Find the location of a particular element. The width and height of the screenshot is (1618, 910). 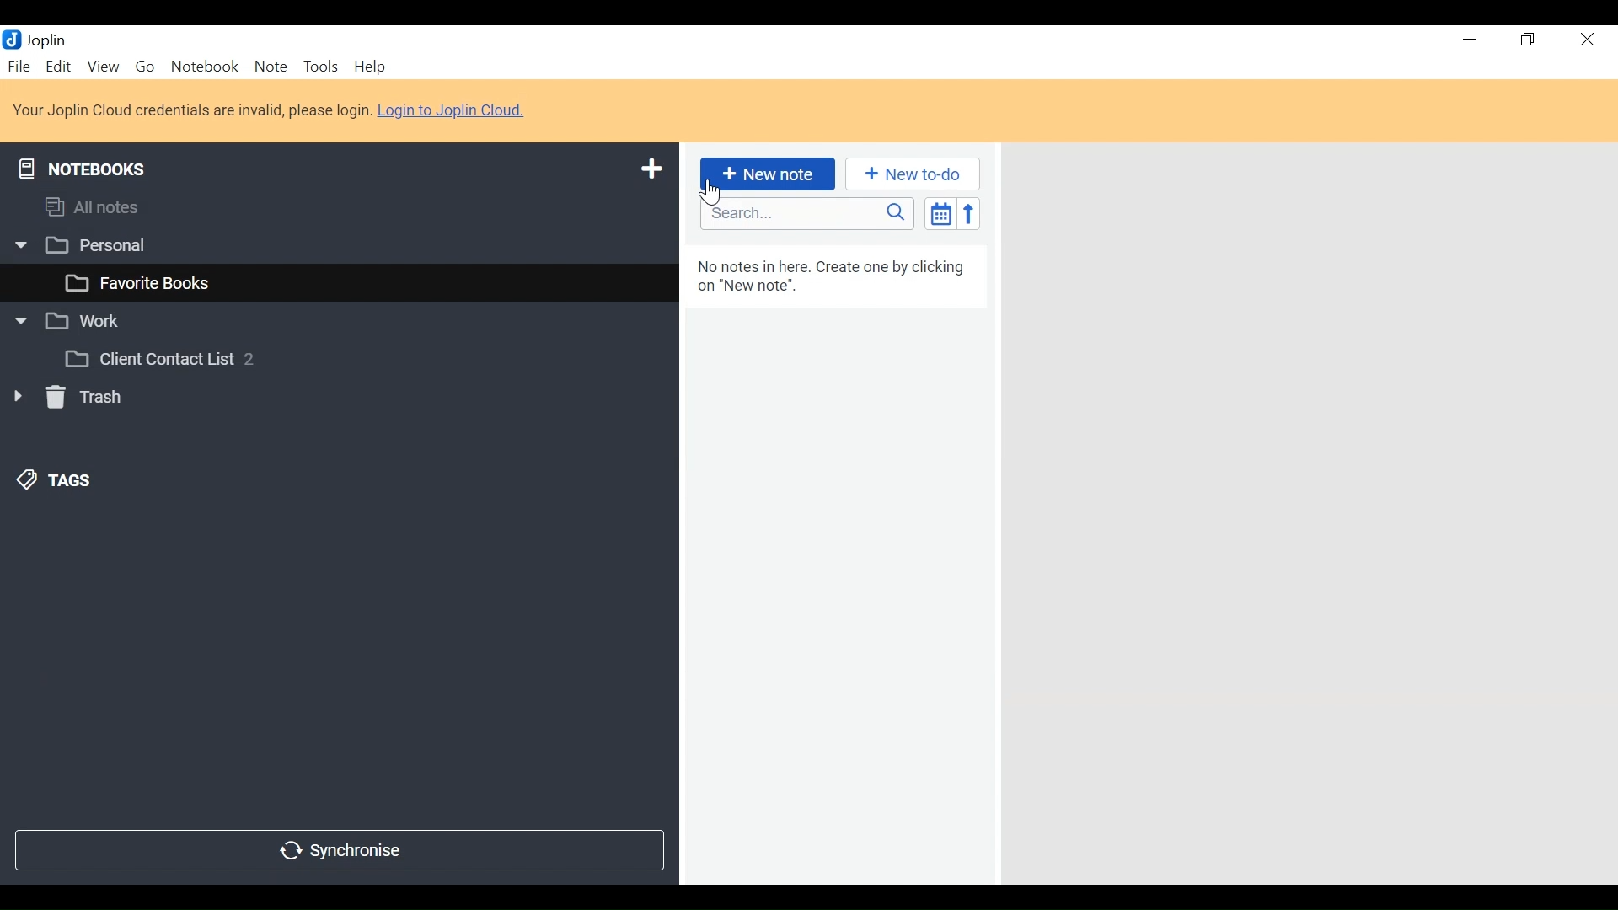

Notebooks is located at coordinates (80, 169).